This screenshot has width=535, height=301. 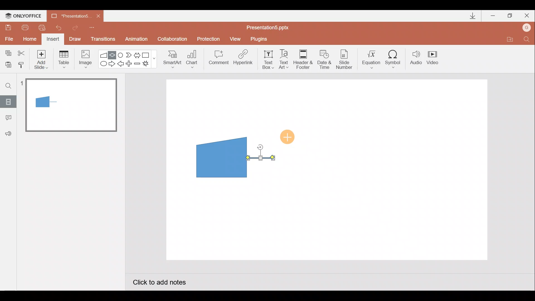 I want to click on Save, so click(x=8, y=26).